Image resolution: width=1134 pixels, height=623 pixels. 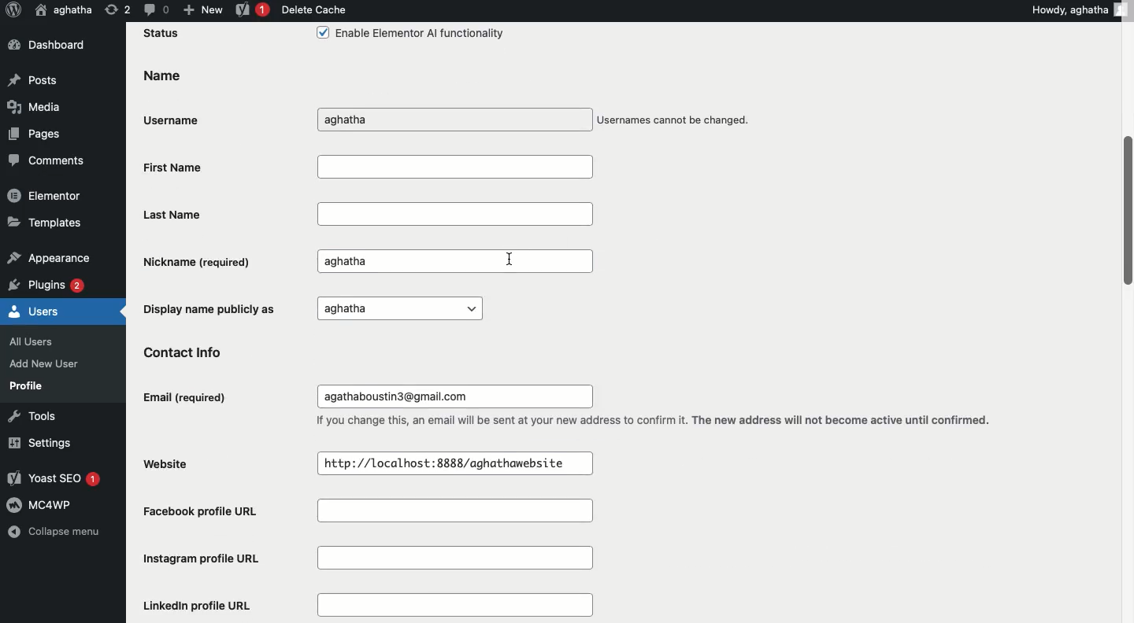 I want to click on Name, so click(x=161, y=76).